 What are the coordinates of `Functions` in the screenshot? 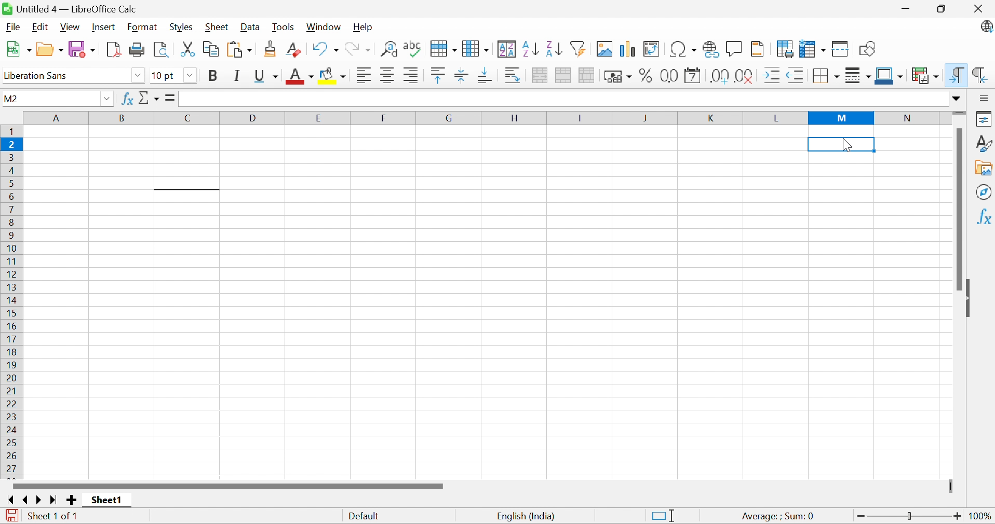 It's located at (984, 216).